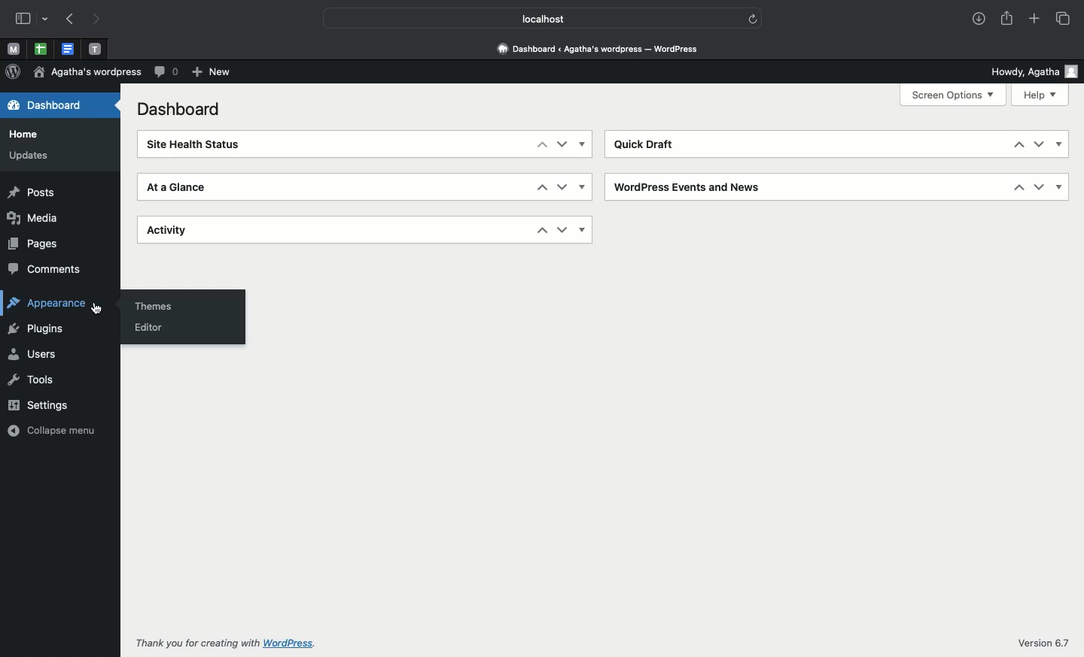 The height and width of the screenshot is (657, 1084). I want to click on Show, so click(583, 144).